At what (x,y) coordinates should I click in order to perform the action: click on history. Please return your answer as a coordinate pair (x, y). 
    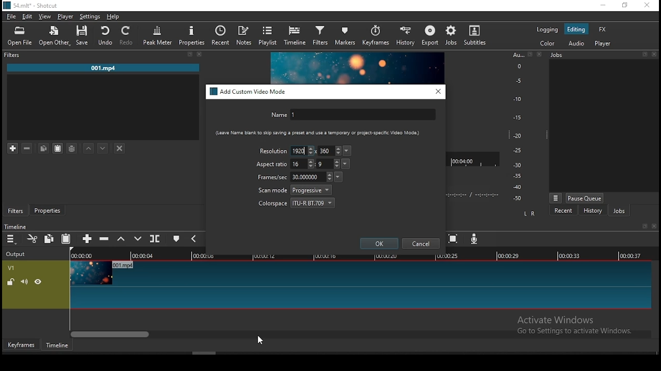
    Looking at the image, I should click on (592, 212).